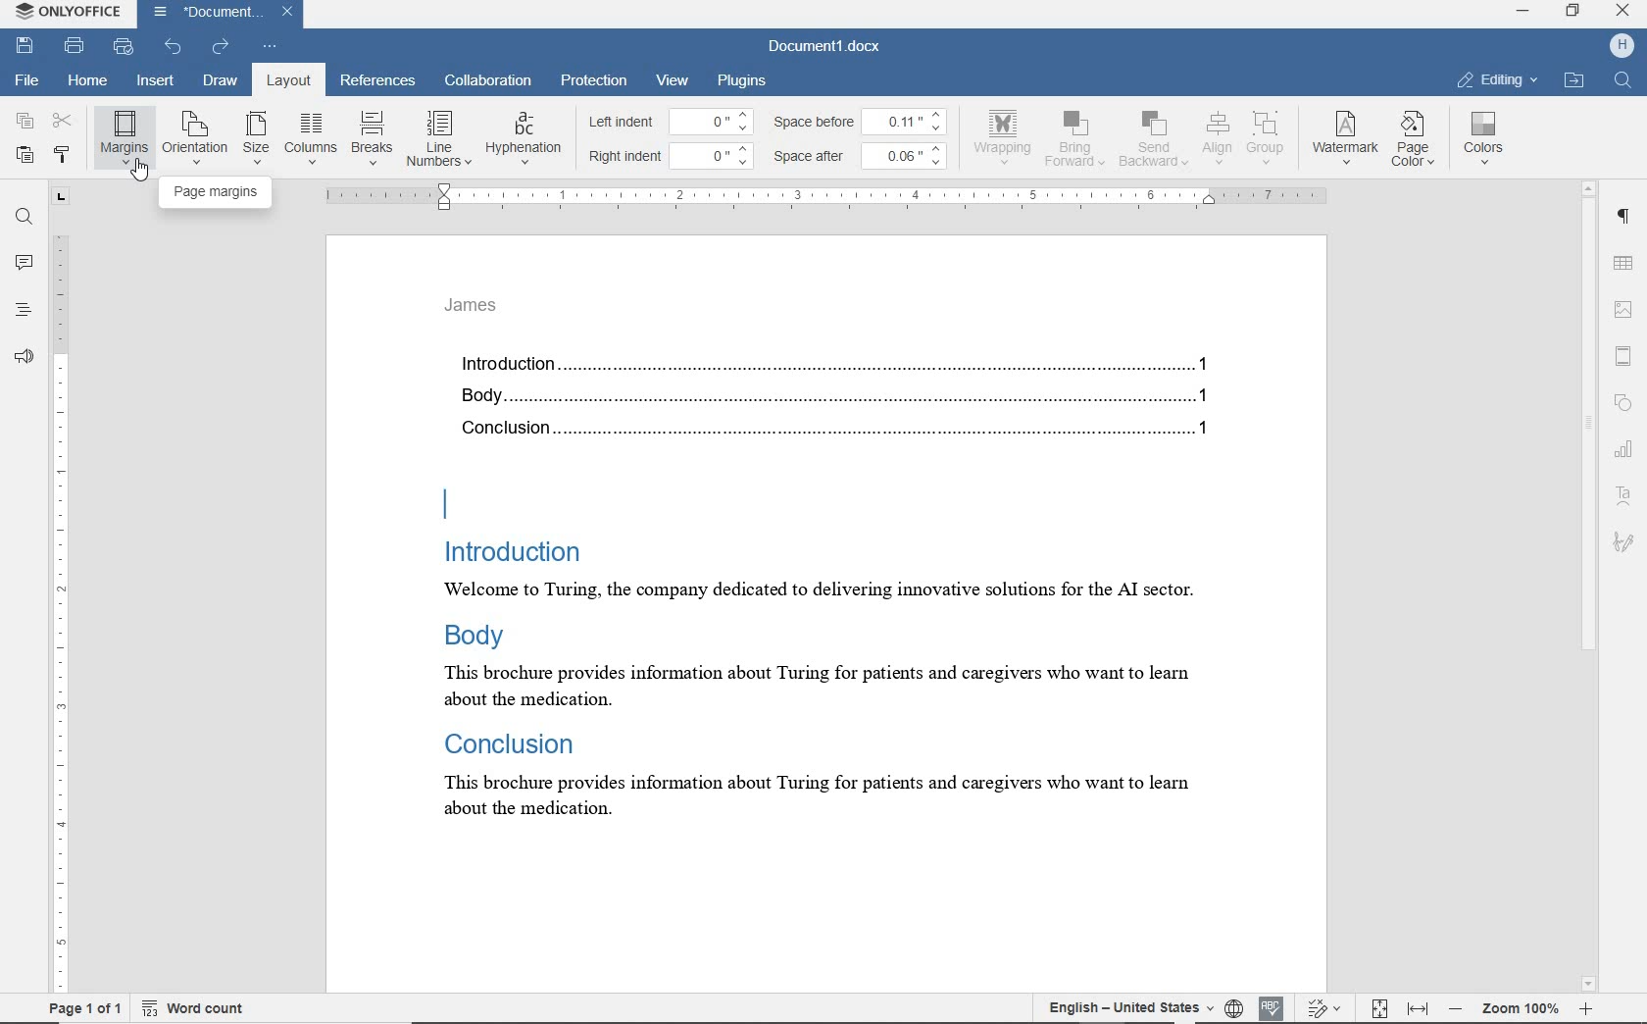 Image resolution: width=1647 pixels, height=1024 pixels. I want to click on MINIMIZE, so click(1522, 12).